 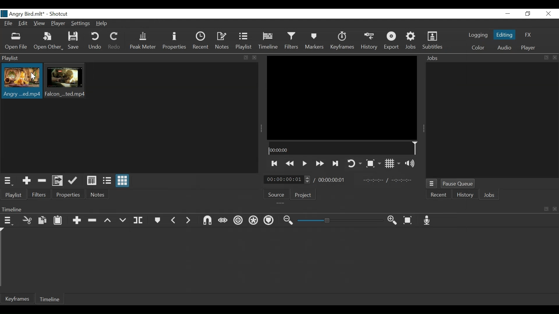 I want to click on Help, so click(x=102, y=24).